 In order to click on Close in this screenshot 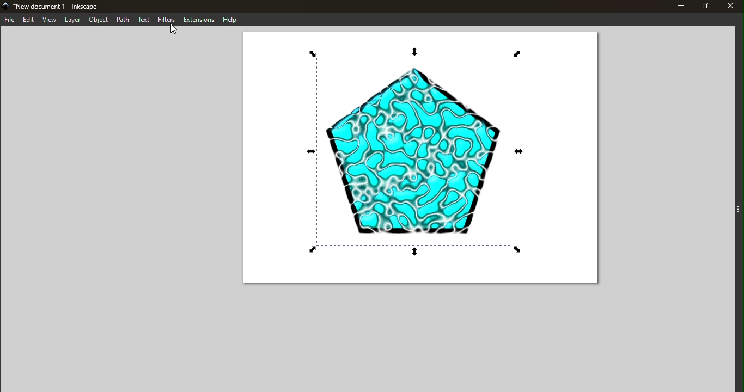, I will do `click(733, 6)`.